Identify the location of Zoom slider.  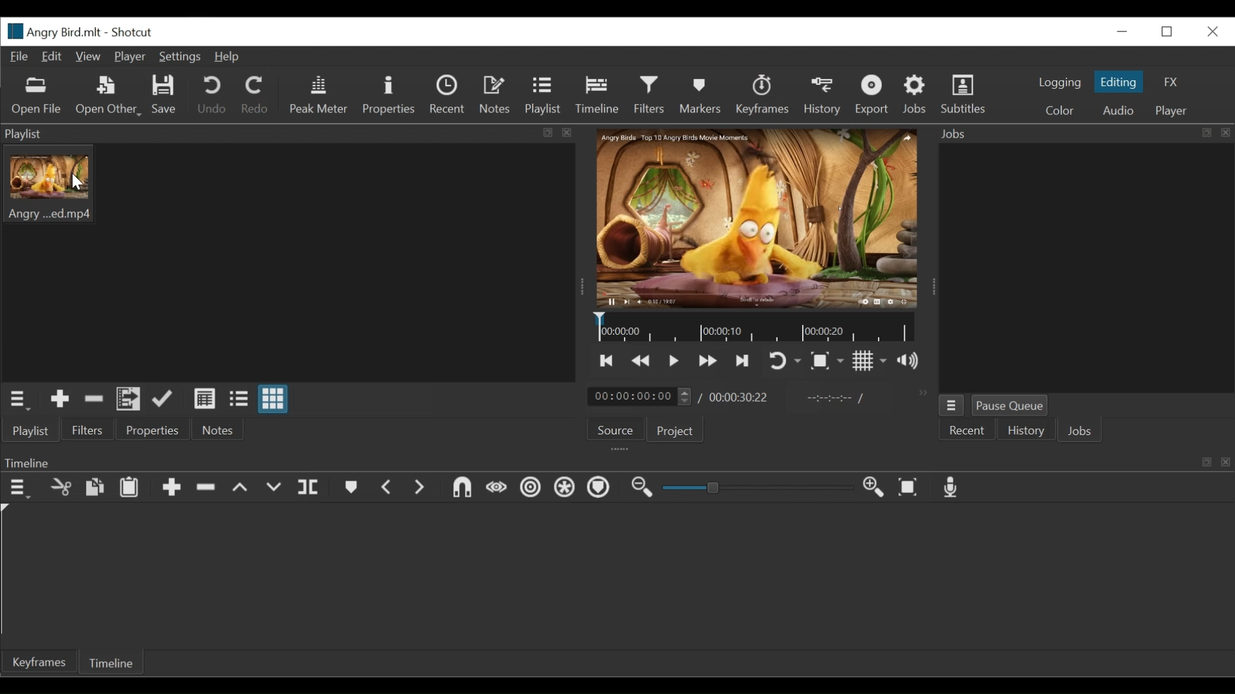
(755, 488).